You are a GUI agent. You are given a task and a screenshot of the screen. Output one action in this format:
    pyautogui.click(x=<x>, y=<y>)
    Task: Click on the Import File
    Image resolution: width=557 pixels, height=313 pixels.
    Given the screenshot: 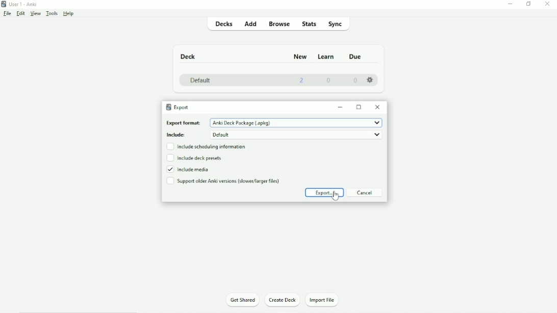 What is the action you would take?
    pyautogui.click(x=322, y=300)
    